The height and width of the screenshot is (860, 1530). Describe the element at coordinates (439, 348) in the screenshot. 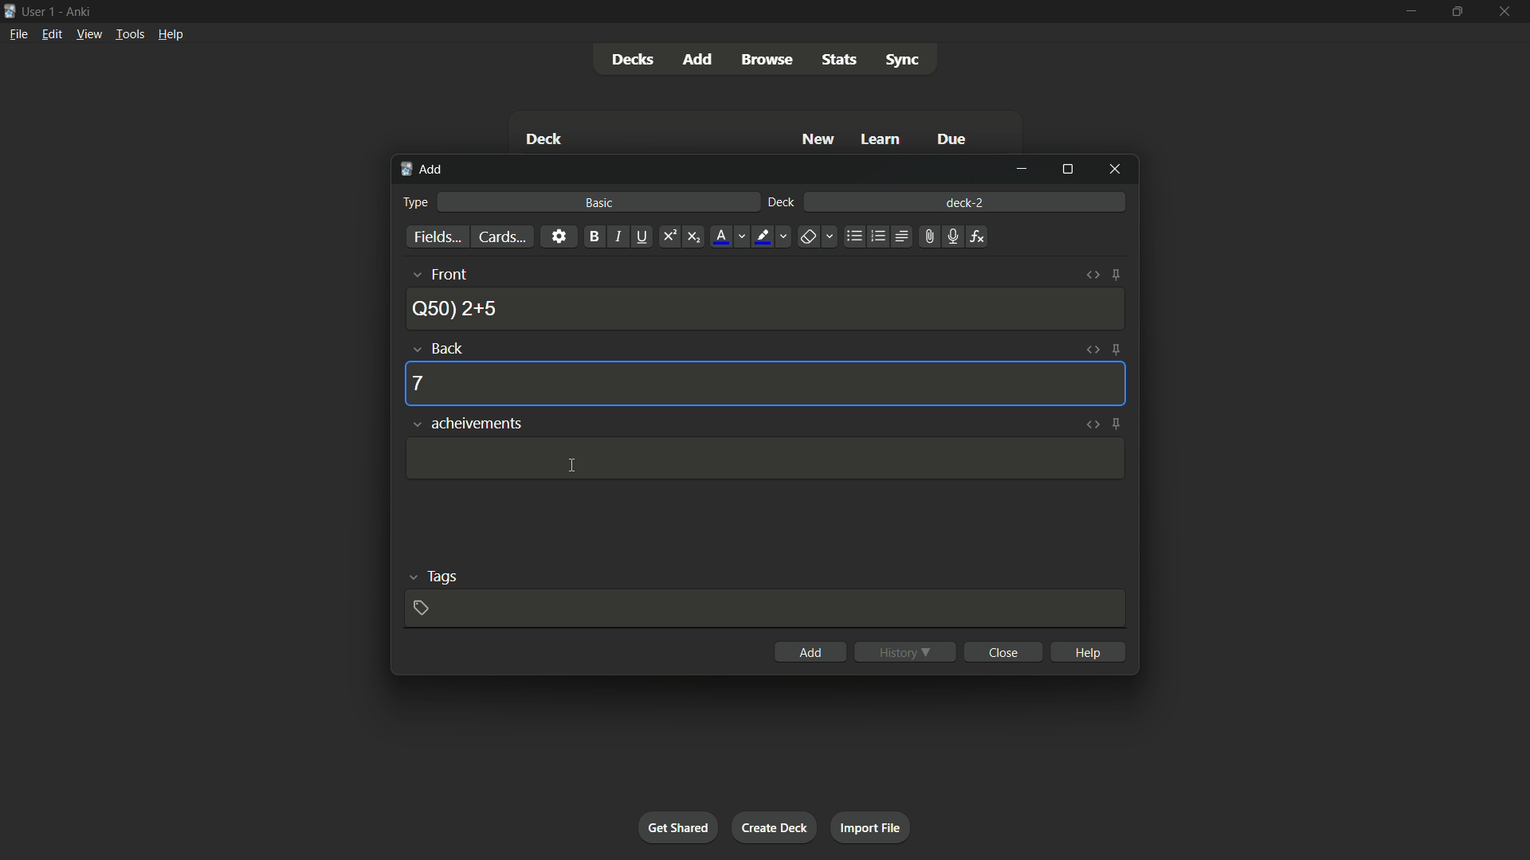

I see `back` at that location.